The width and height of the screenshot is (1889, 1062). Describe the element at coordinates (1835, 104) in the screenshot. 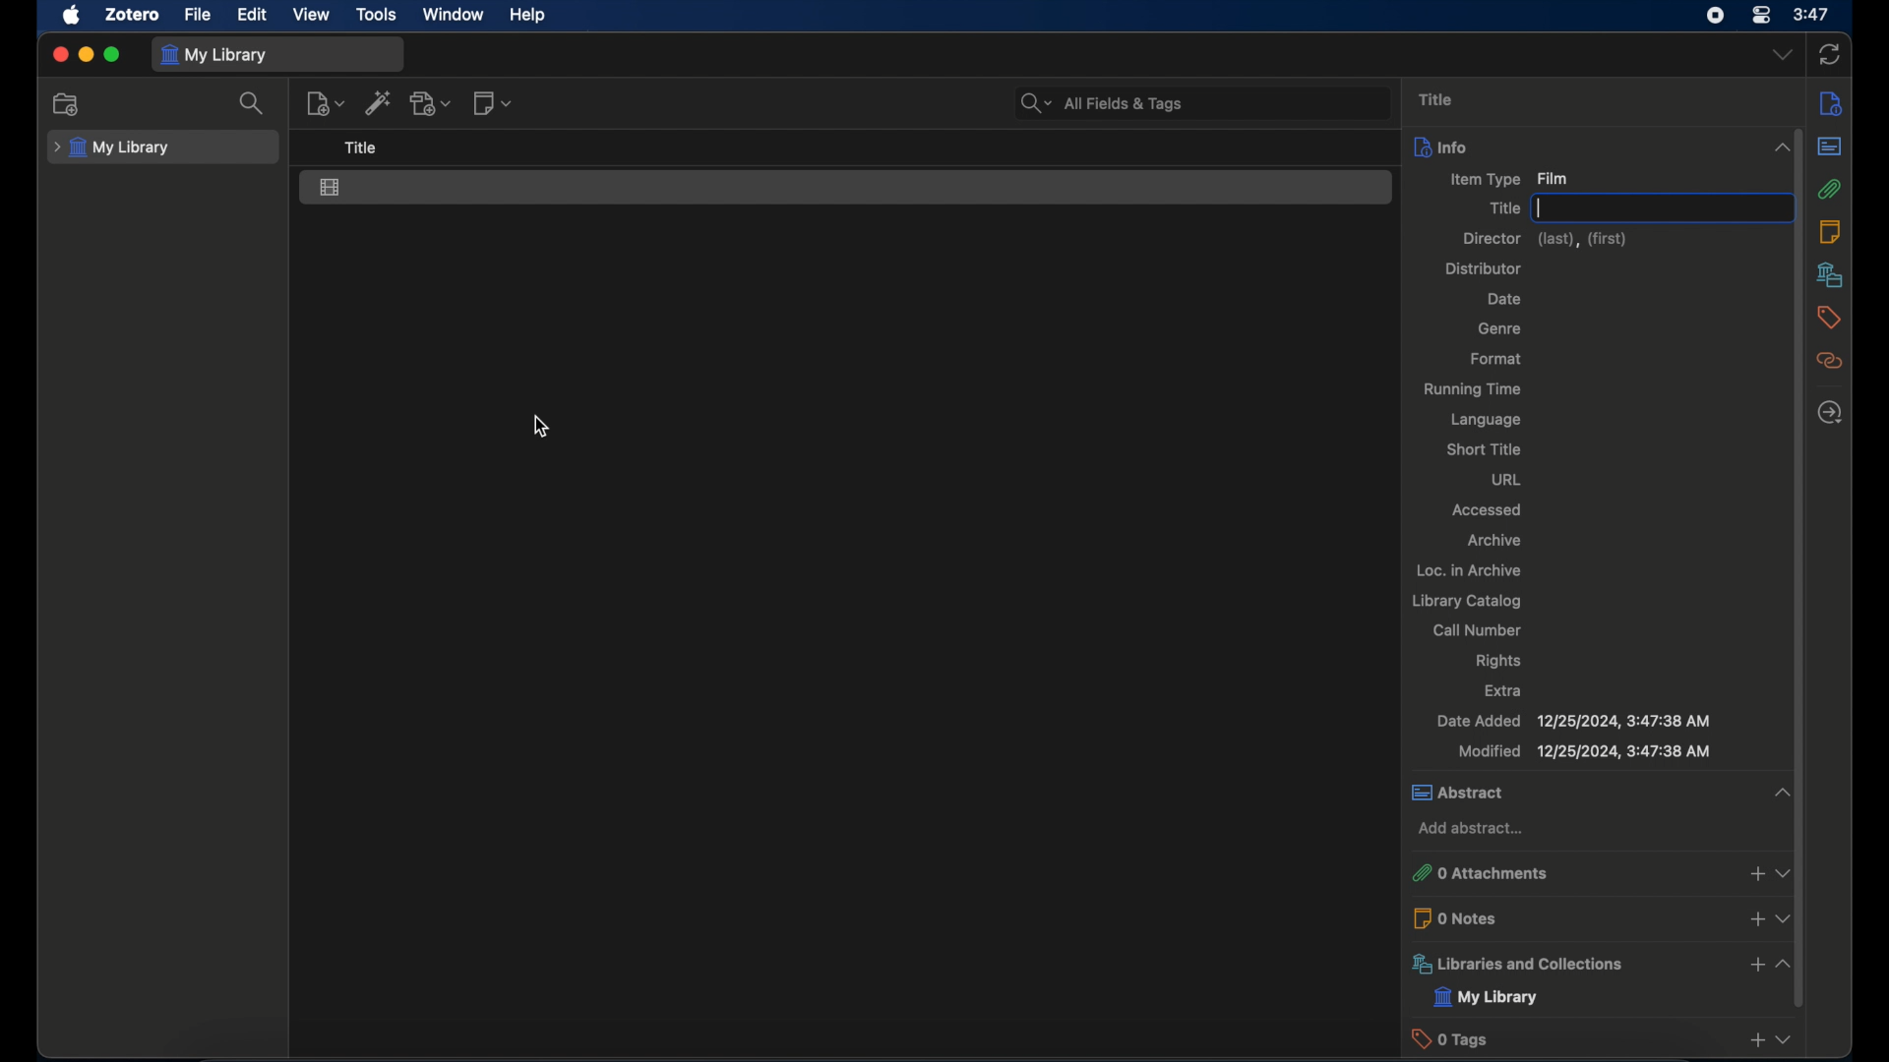

I see `info` at that location.